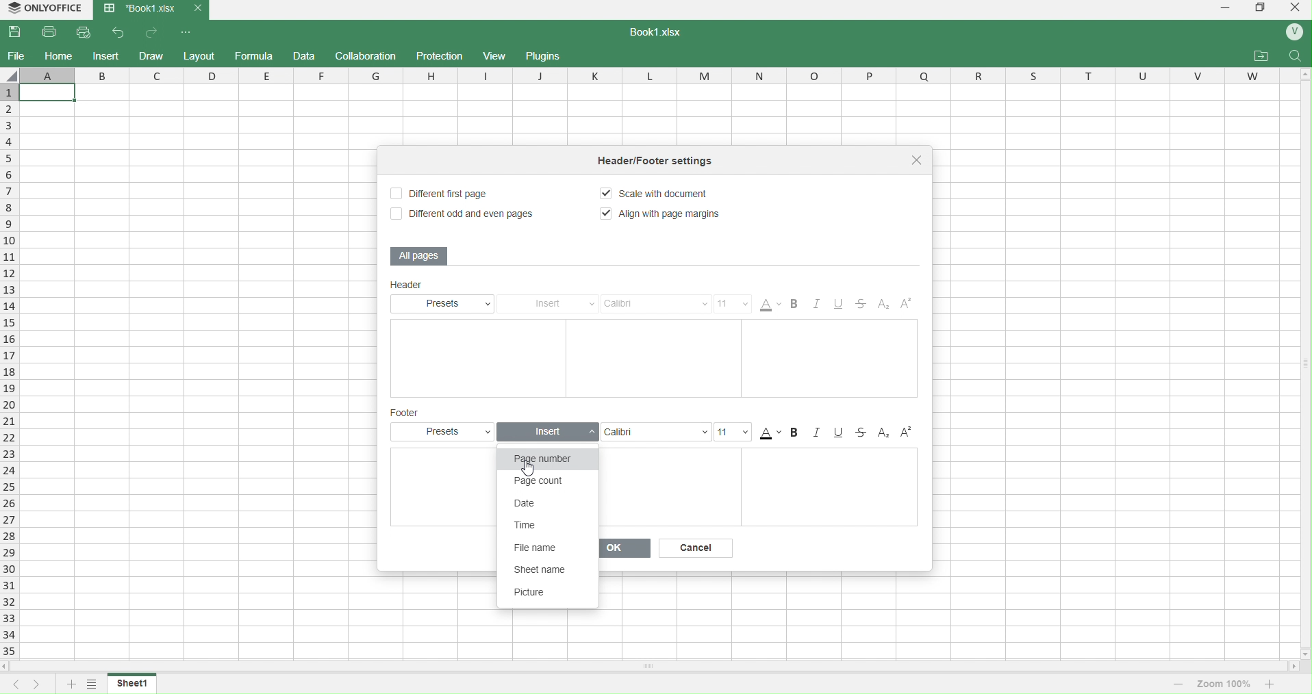  Describe the element at coordinates (884, 433) in the screenshot. I see `SubScript` at that location.